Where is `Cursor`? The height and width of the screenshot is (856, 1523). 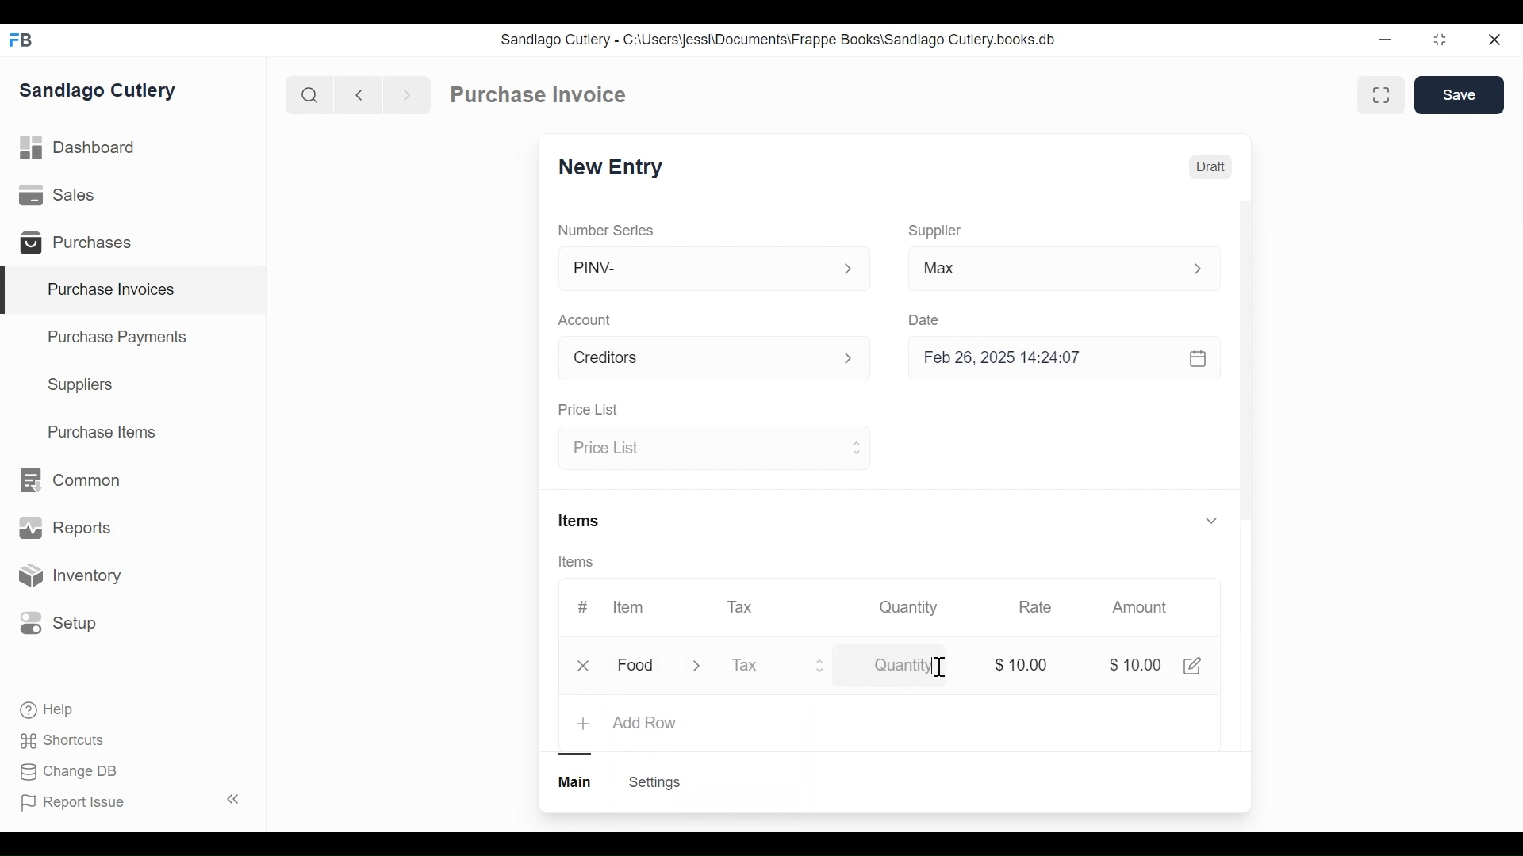 Cursor is located at coordinates (938, 668).